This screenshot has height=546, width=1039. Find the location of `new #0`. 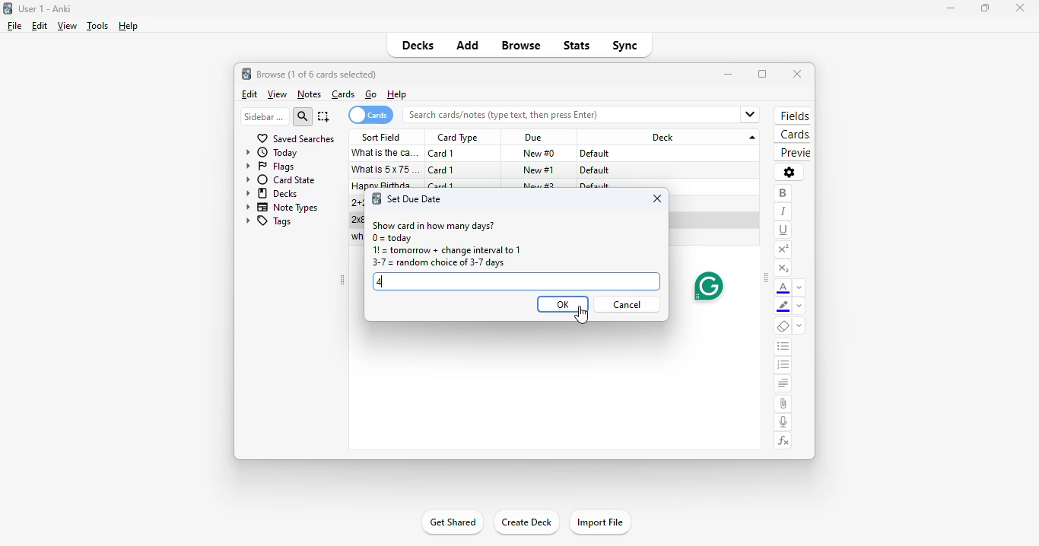

new #0 is located at coordinates (539, 154).